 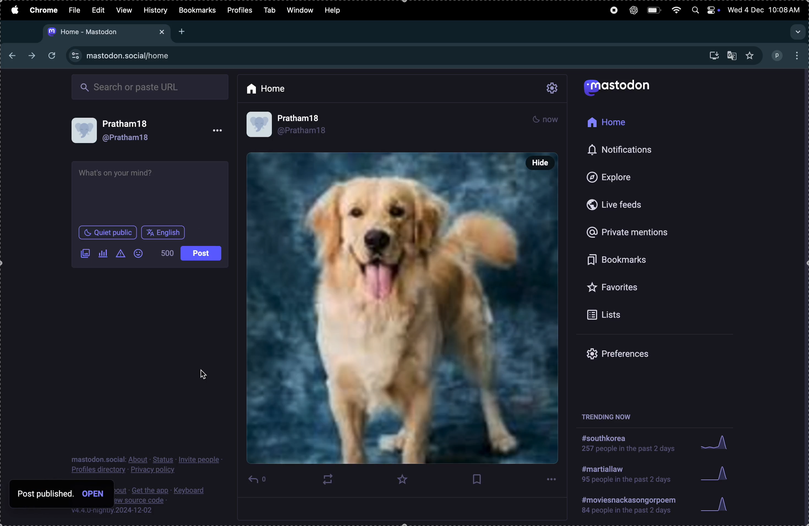 I want to click on user profile, so click(x=291, y=125).